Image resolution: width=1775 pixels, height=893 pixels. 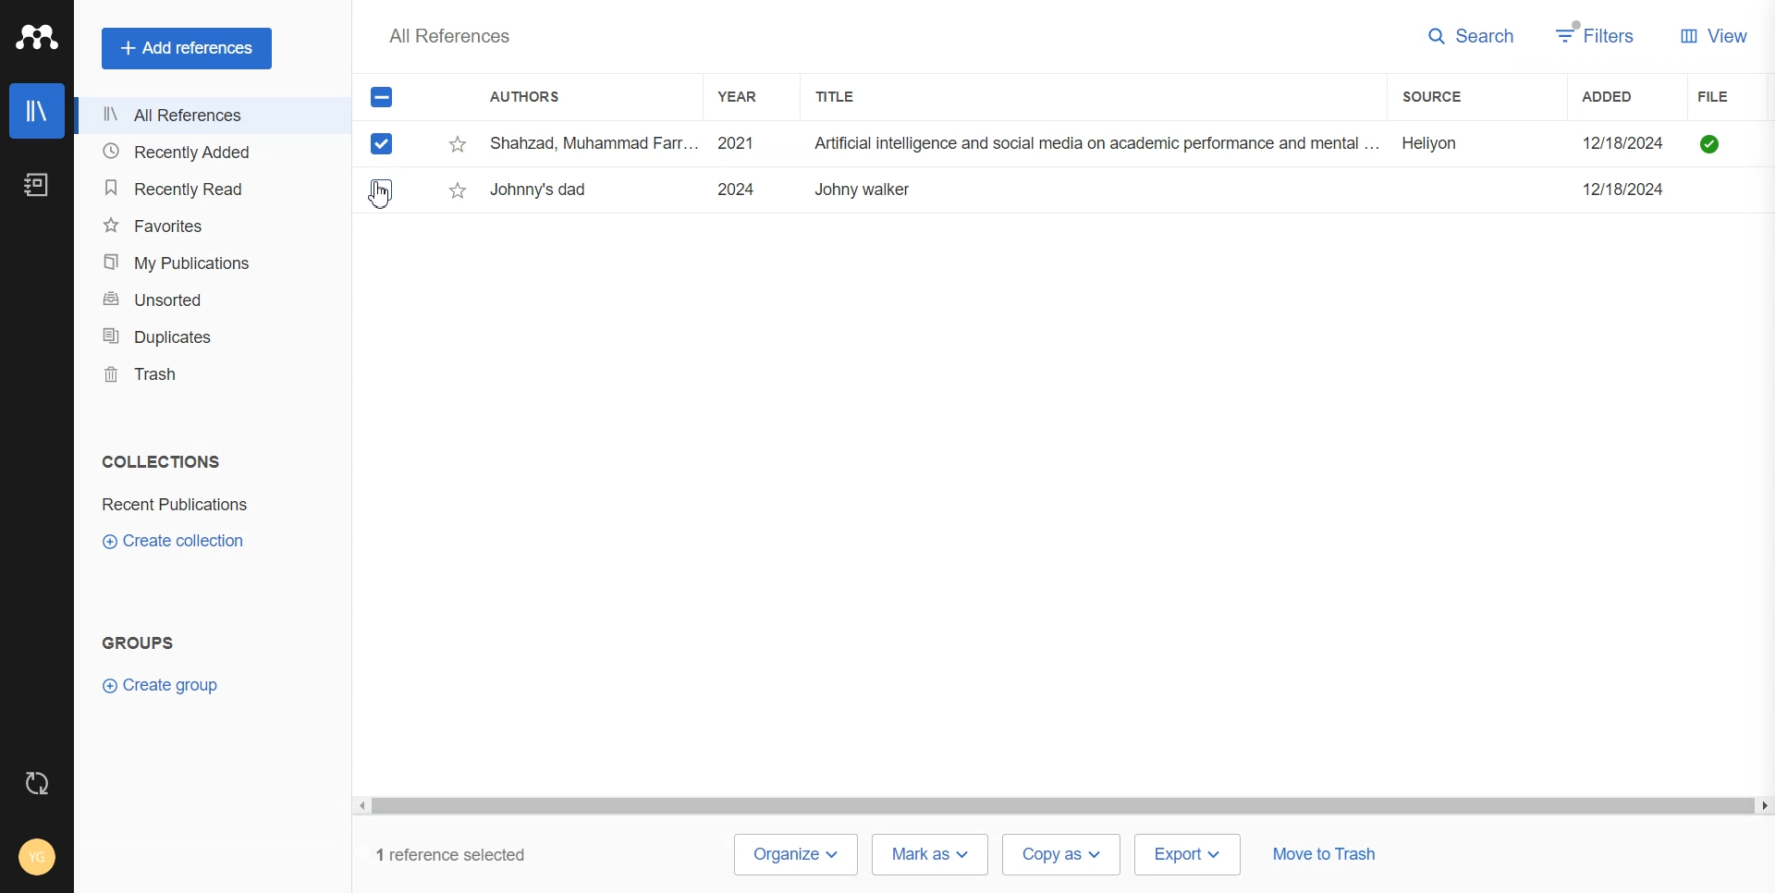 What do you see at coordinates (1063, 855) in the screenshot?
I see `Copy as` at bounding box center [1063, 855].